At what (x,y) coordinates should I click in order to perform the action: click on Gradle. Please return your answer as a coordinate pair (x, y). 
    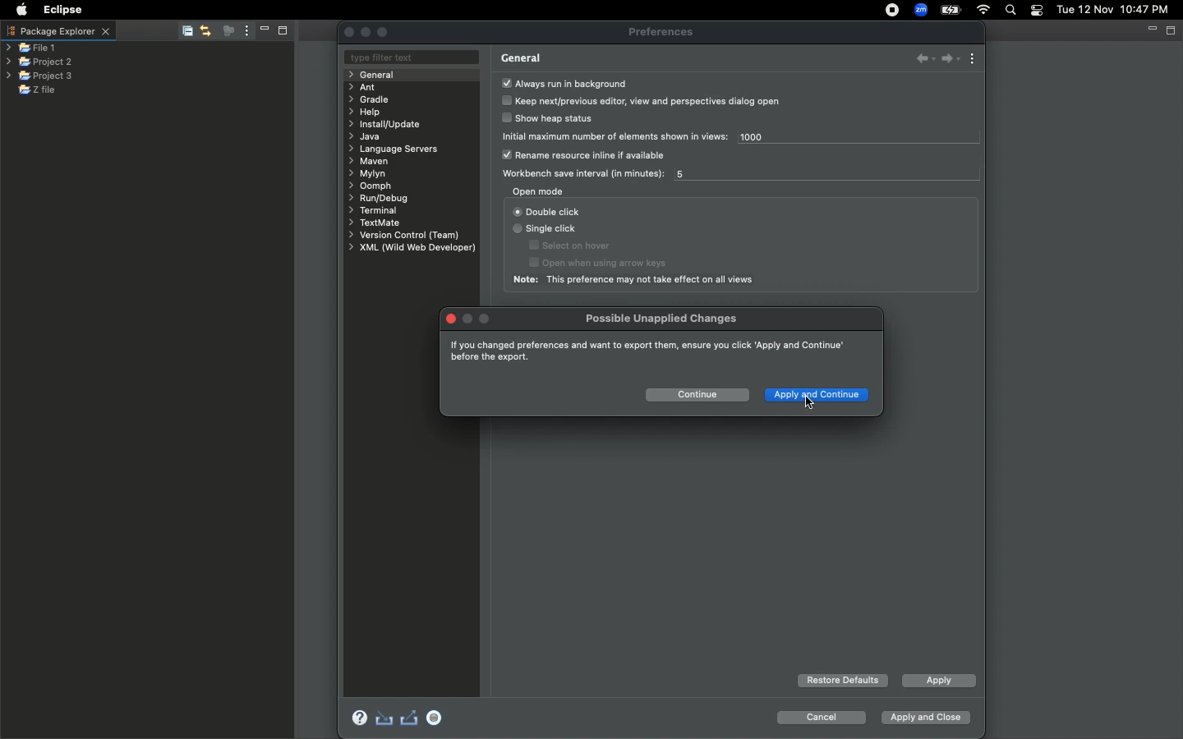
    Looking at the image, I should click on (371, 99).